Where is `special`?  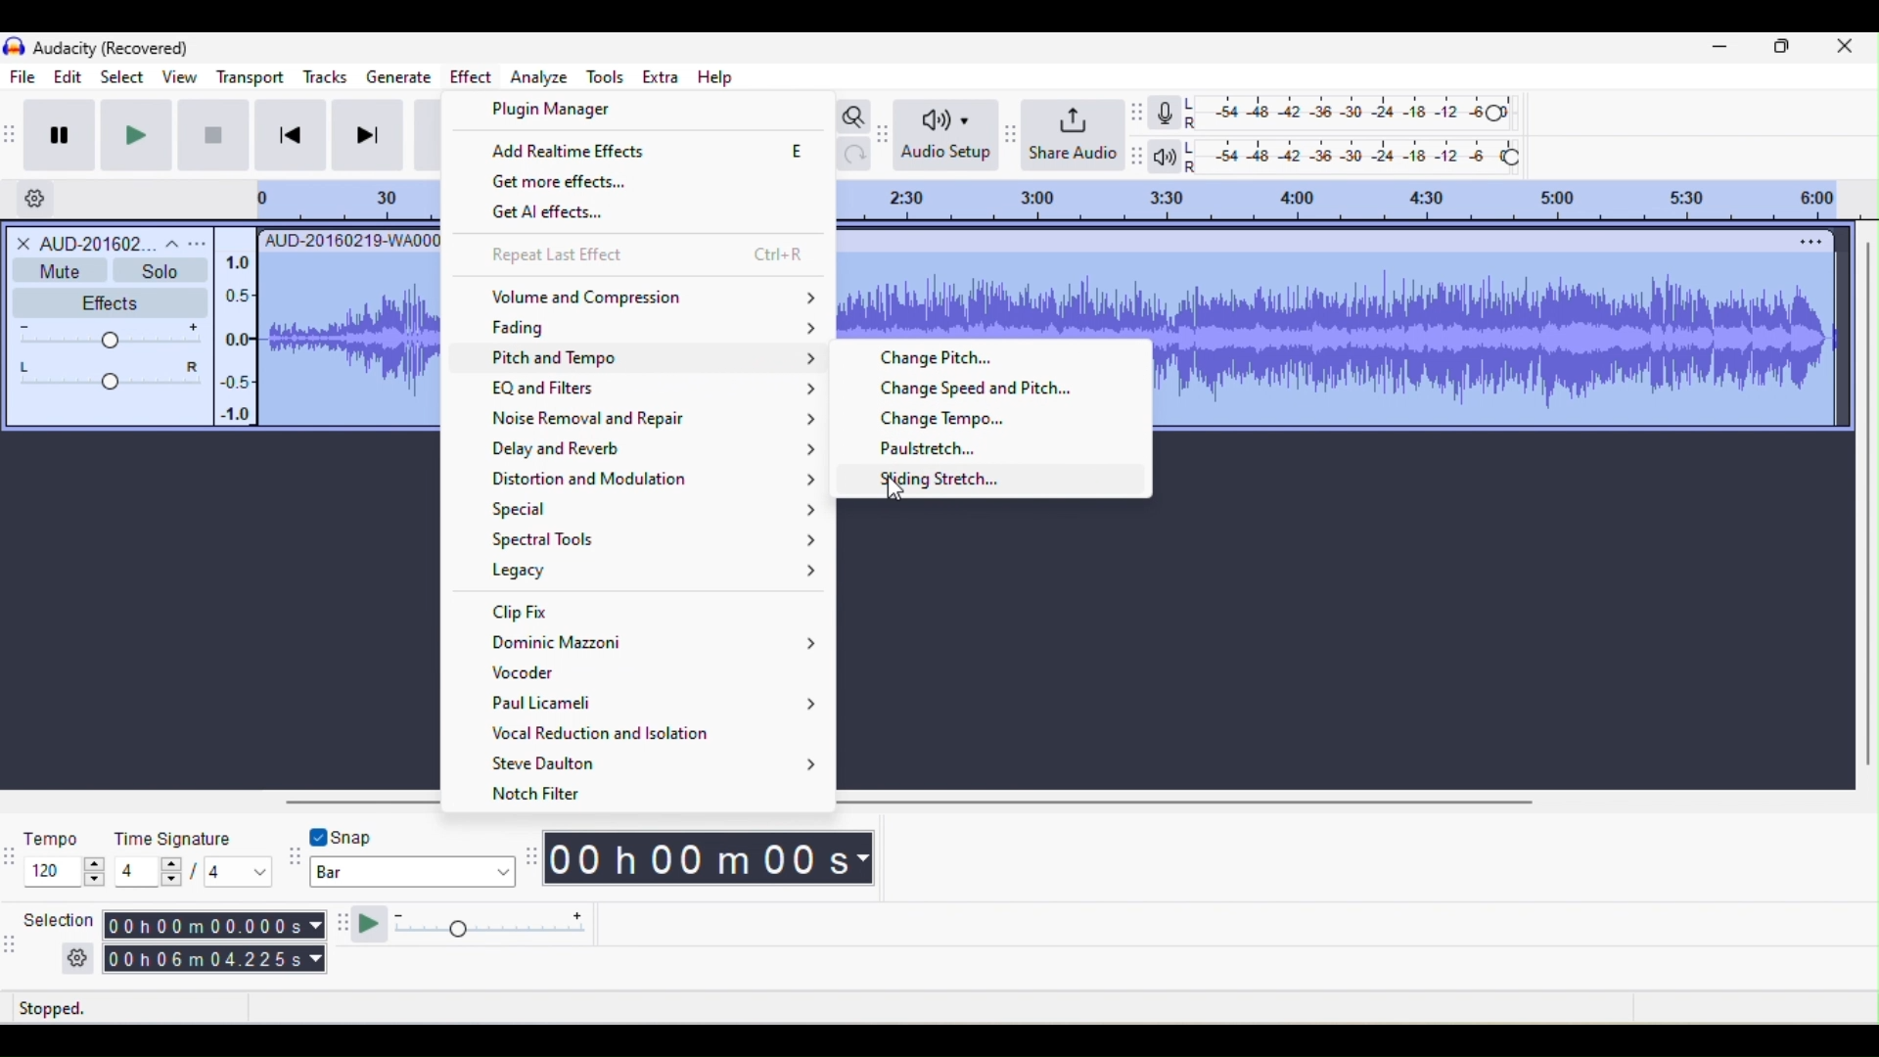
special is located at coordinates (660, 510).